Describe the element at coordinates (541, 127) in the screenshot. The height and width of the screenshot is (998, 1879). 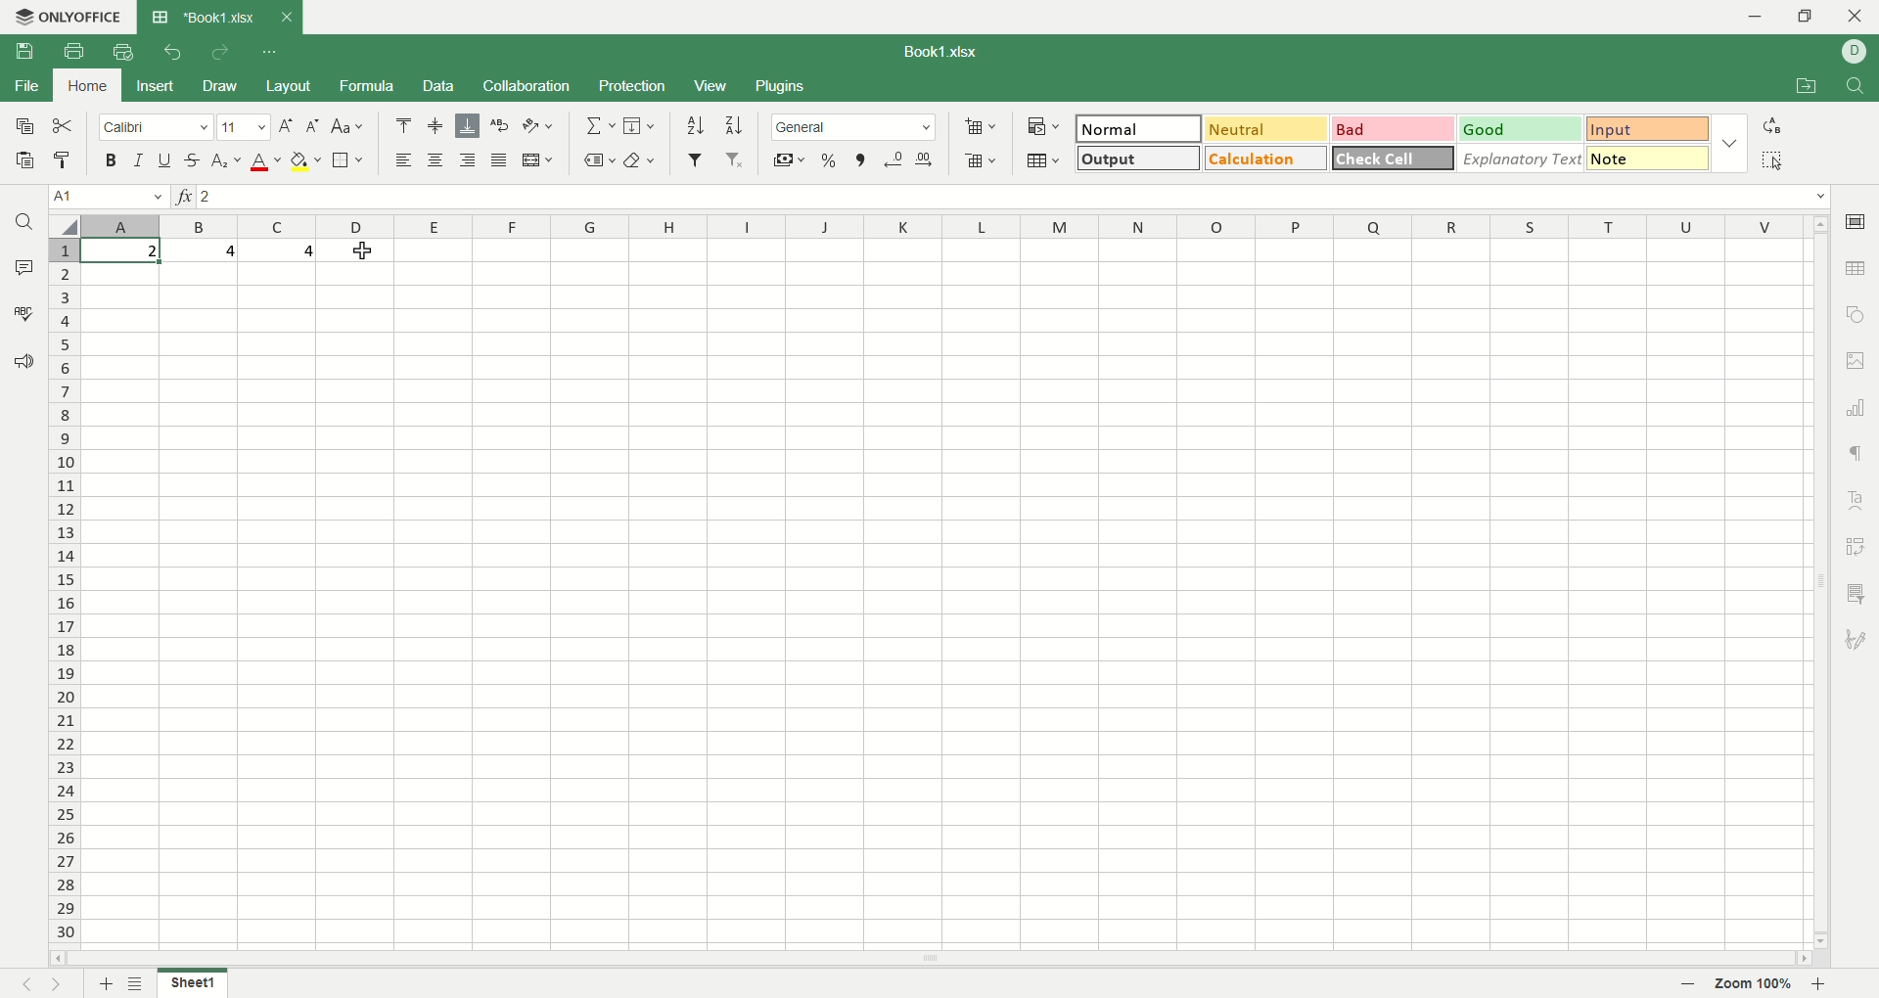
I see `orientation` at that location.